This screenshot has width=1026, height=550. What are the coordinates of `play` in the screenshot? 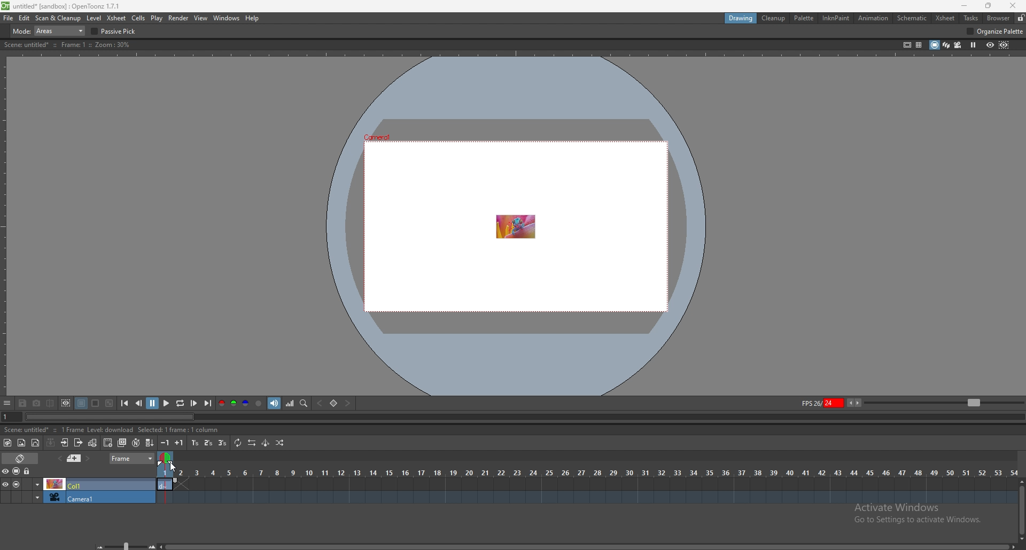 It's located at (167, 402).